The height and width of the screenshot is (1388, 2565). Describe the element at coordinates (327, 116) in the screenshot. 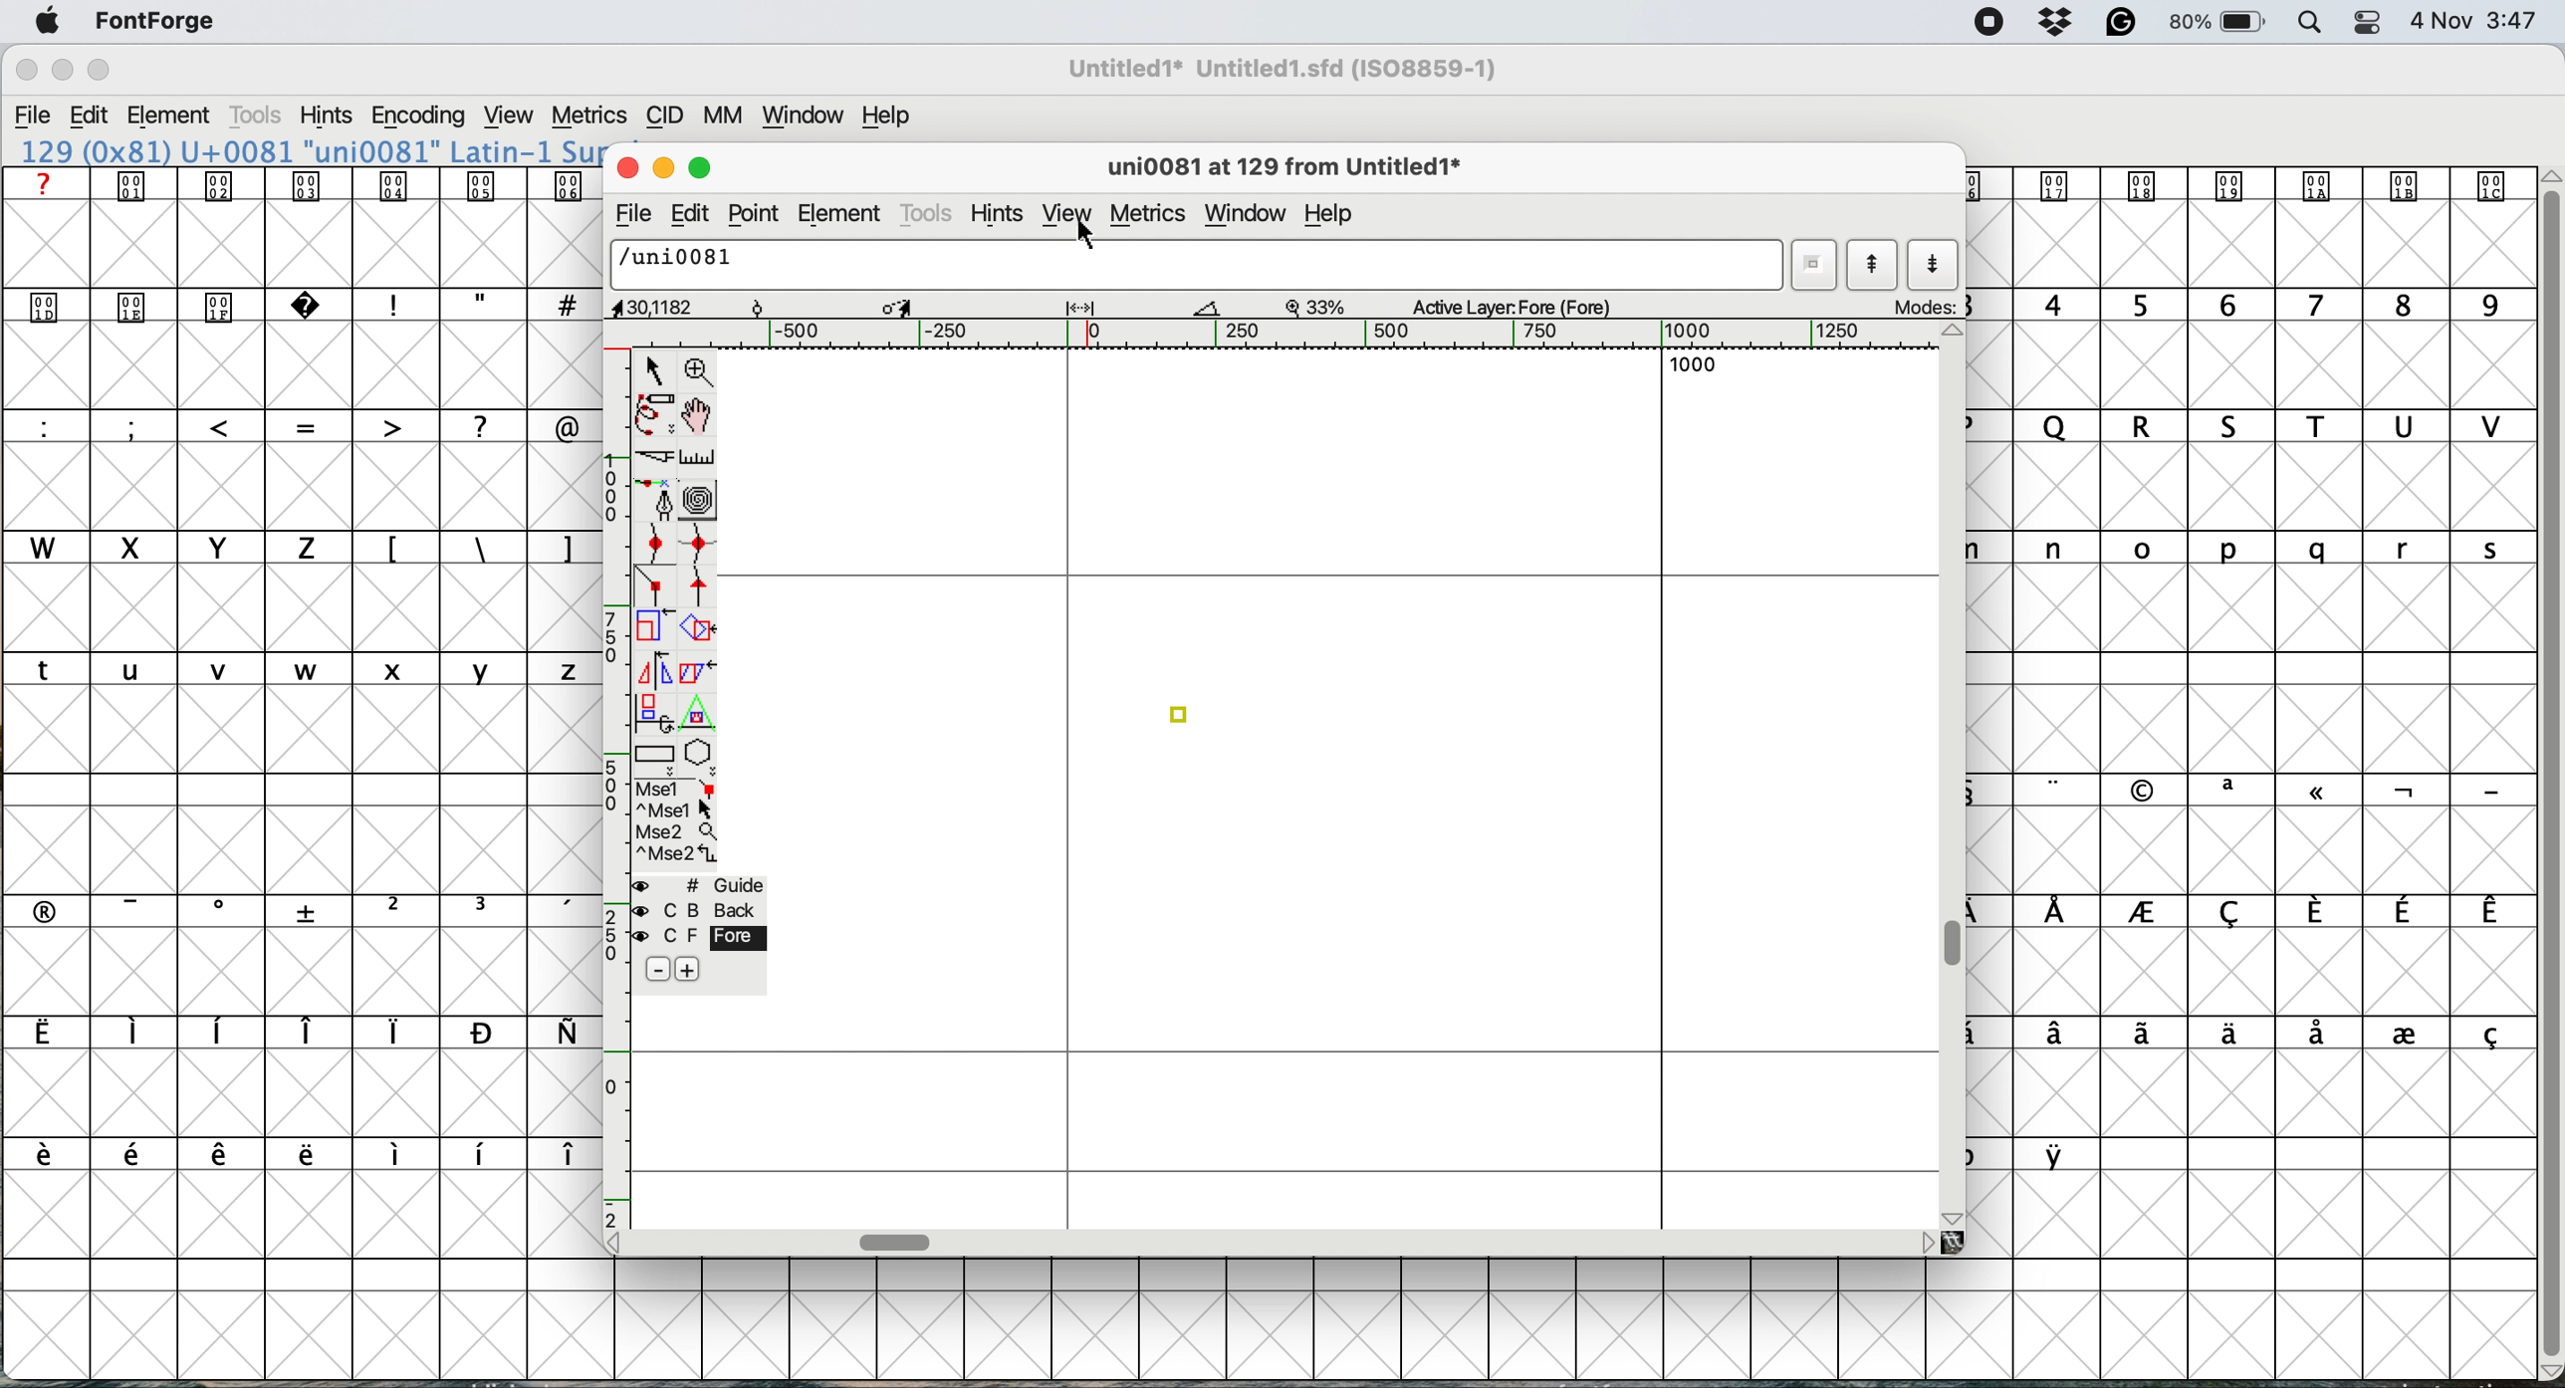

I see `Hints` at that location.